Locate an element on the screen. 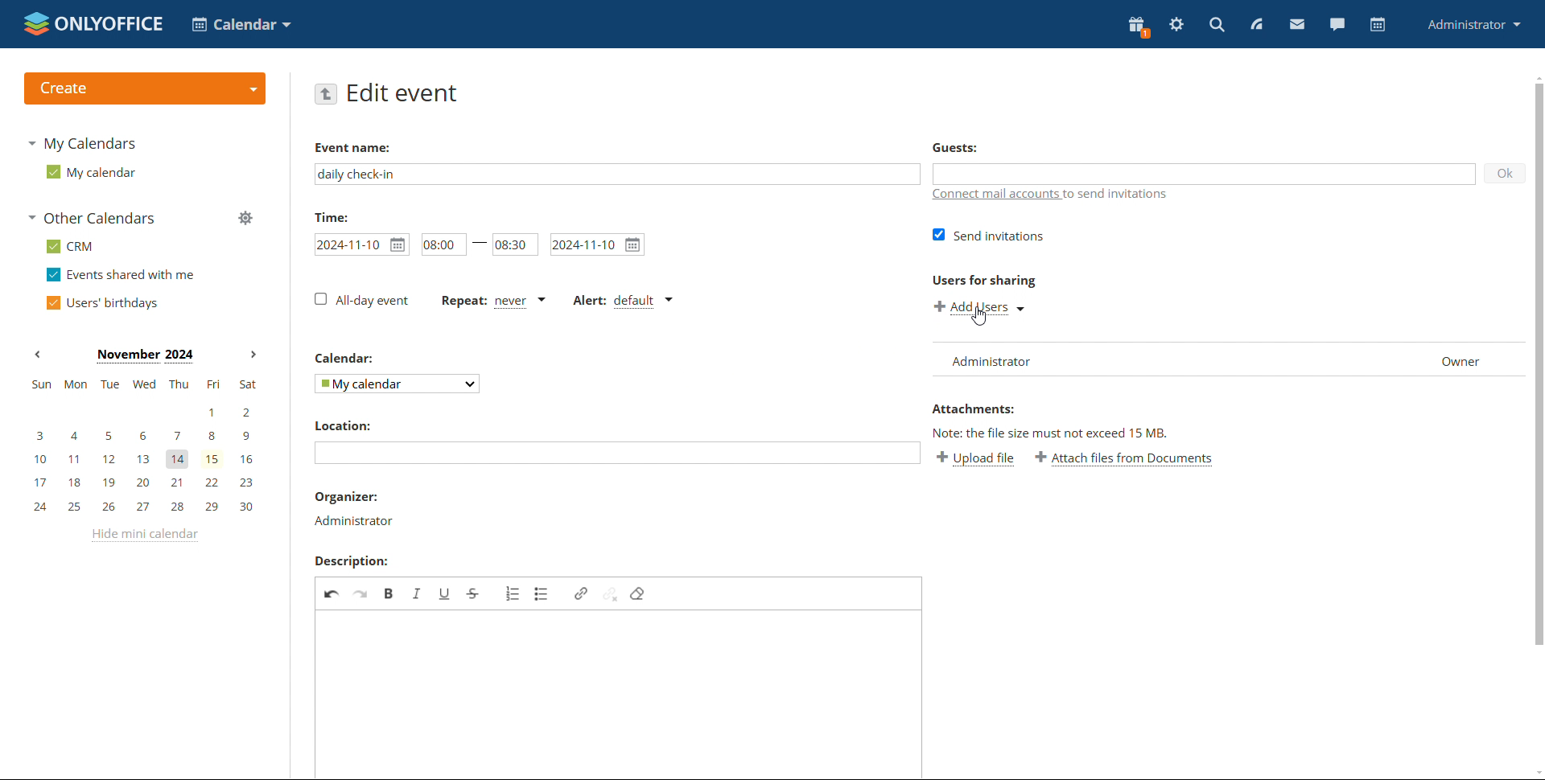 Image resolution: width=1545 pixels, height=780 pixels. start date is located at coordinates (362, 244).